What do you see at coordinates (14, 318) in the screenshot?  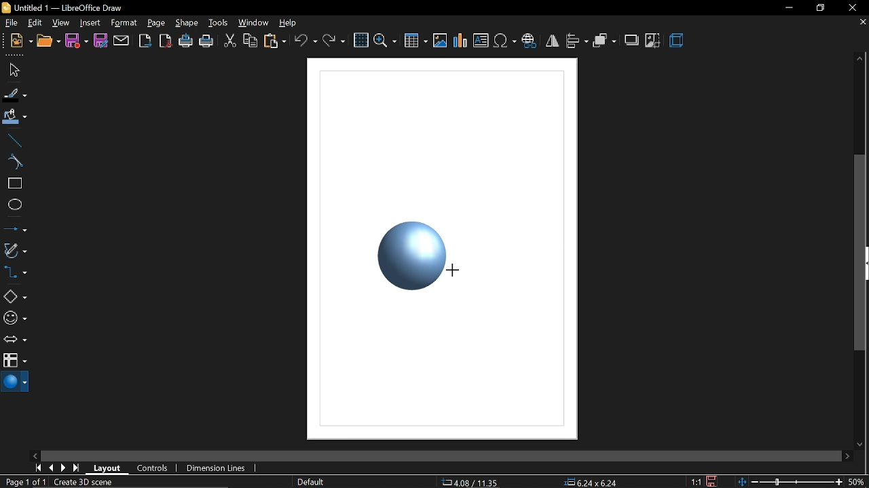 I see `symbol shapes` at bounding box center [14, 318].